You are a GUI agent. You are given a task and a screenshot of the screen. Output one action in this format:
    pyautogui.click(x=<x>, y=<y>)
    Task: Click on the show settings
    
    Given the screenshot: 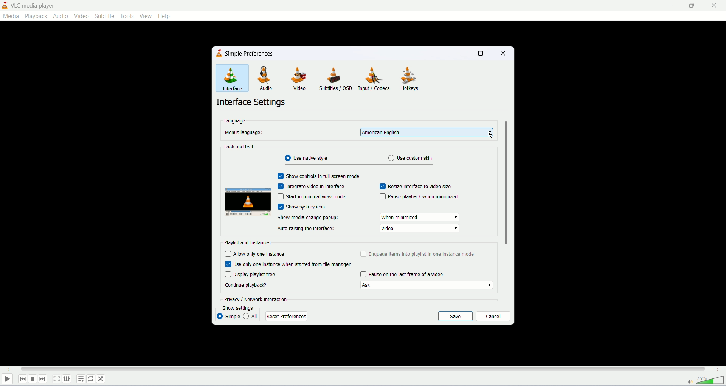 What is the action you would take?
    pyautogui.click(x=238, y=308)
    